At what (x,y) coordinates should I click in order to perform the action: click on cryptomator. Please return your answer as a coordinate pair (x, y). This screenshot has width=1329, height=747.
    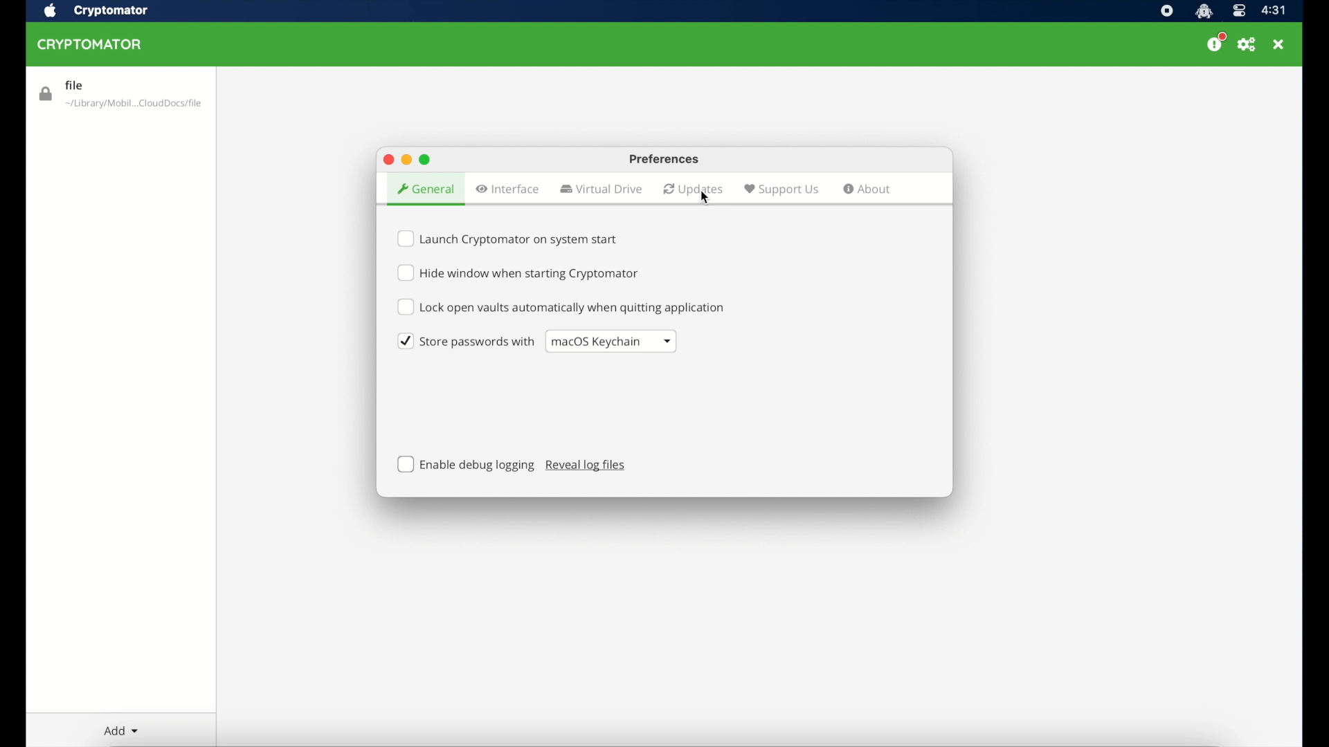
    Looking at the image, I should click on (90, 45).